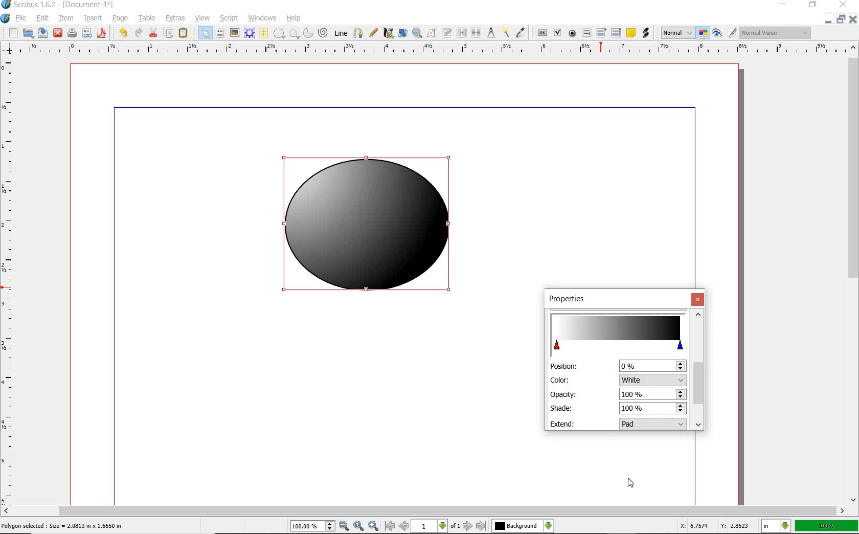 Image resolution: width=859 pixels, height=534 pixels. Describe the element at coordinates (147, 18) in the screenshot. I see `TABLE` at that location.